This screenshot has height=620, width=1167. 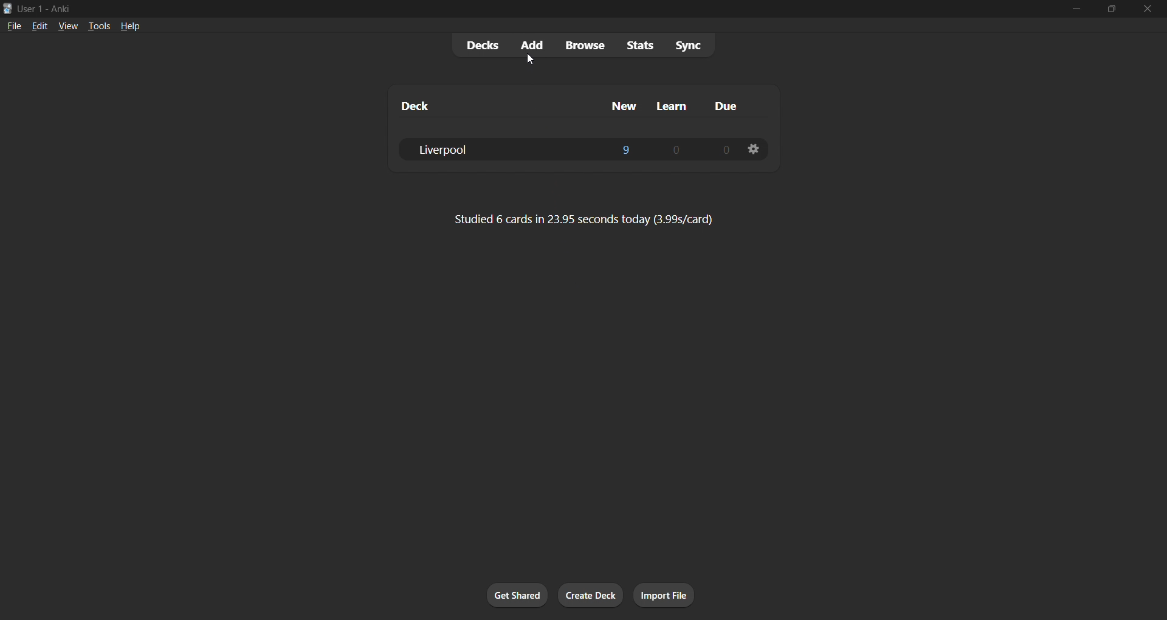 I want to click on liverpool deck data, so click(x=573, y=150).